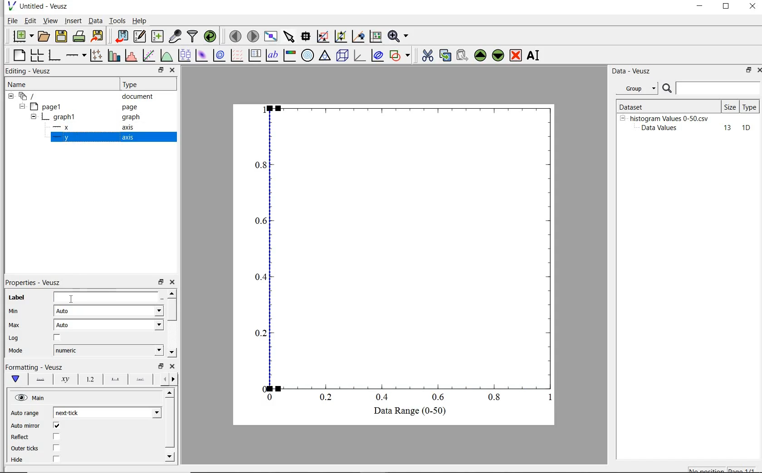  What do you see at coordinates (161, 366) in the screenshot?
I see `restore down` at bounding box center [161, 366].